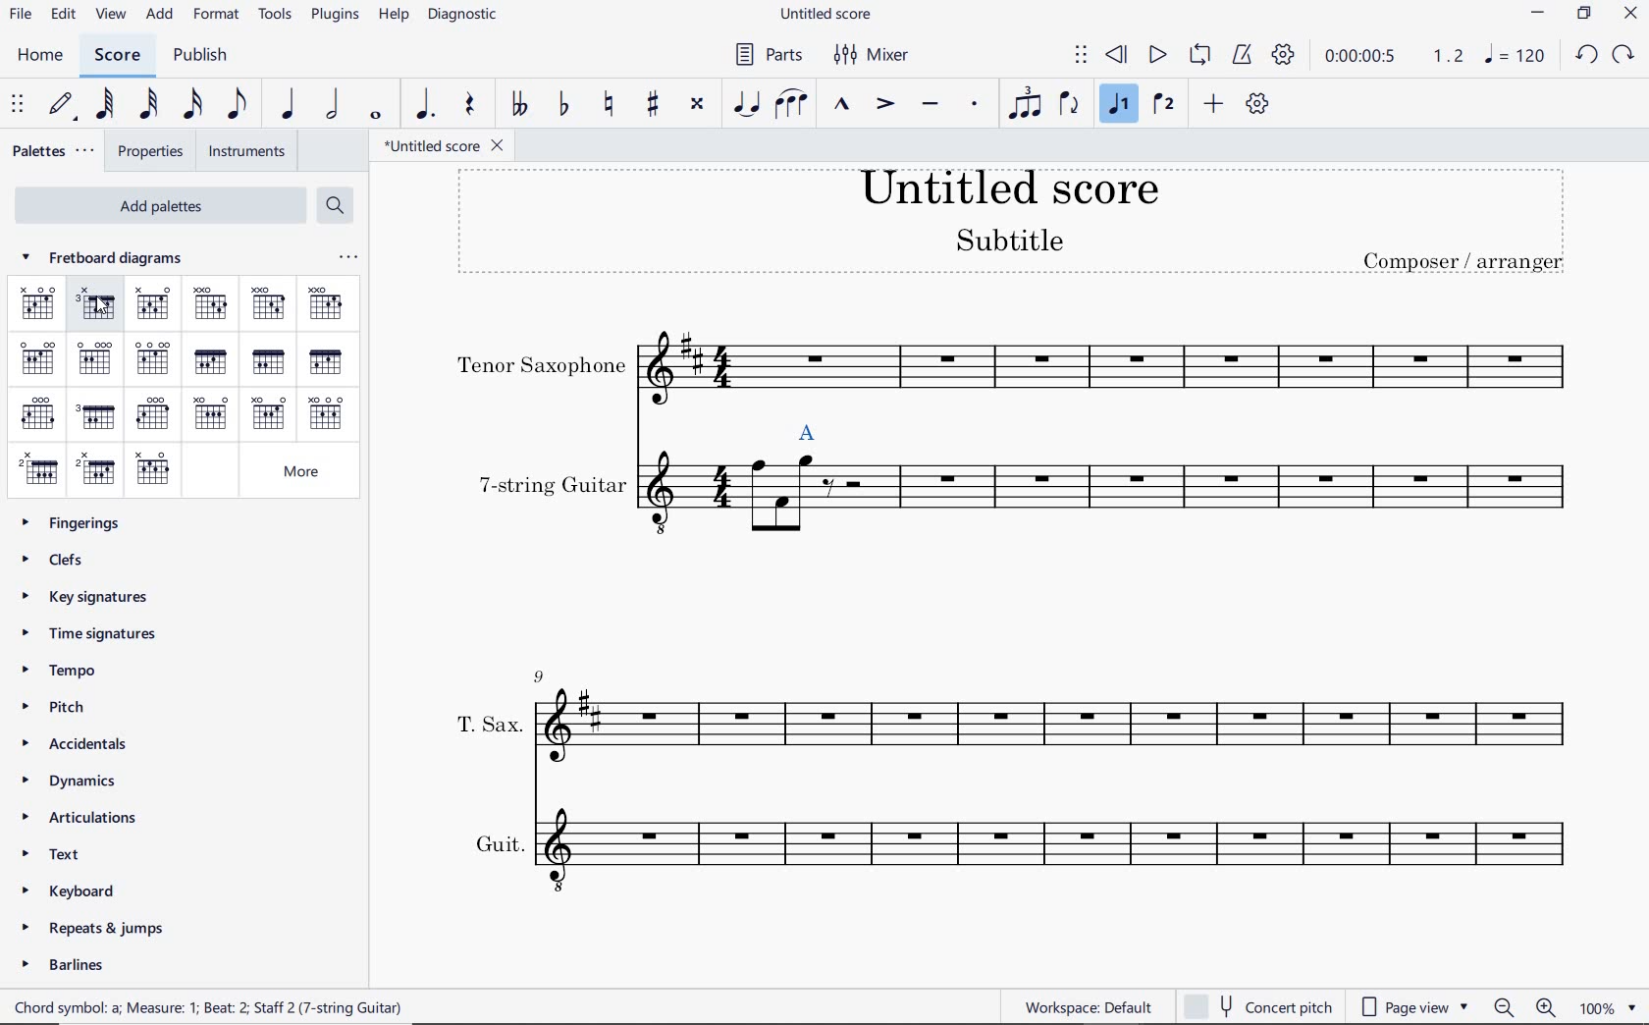  Describe the element at coordinates (19, 106) in the screenshot. I see `SELECET TO MOVE` at that location.